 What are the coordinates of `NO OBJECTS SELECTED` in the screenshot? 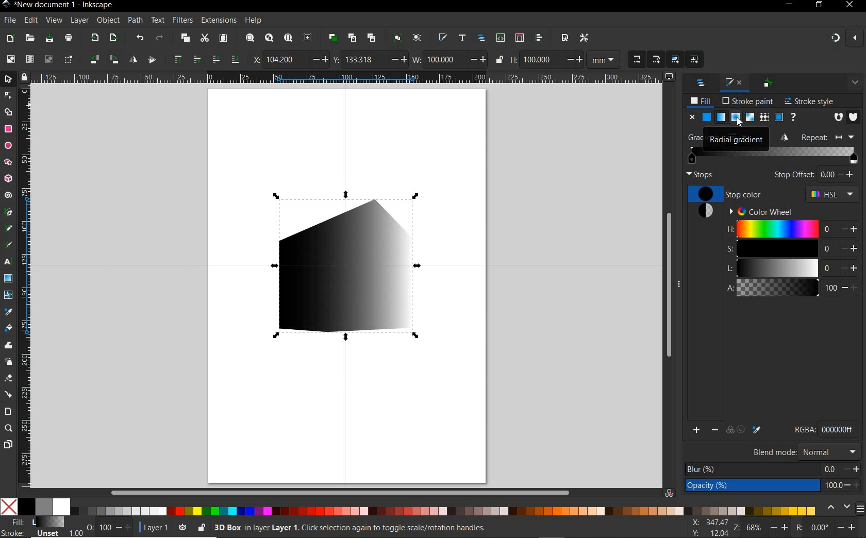 It's located at (414, 528).